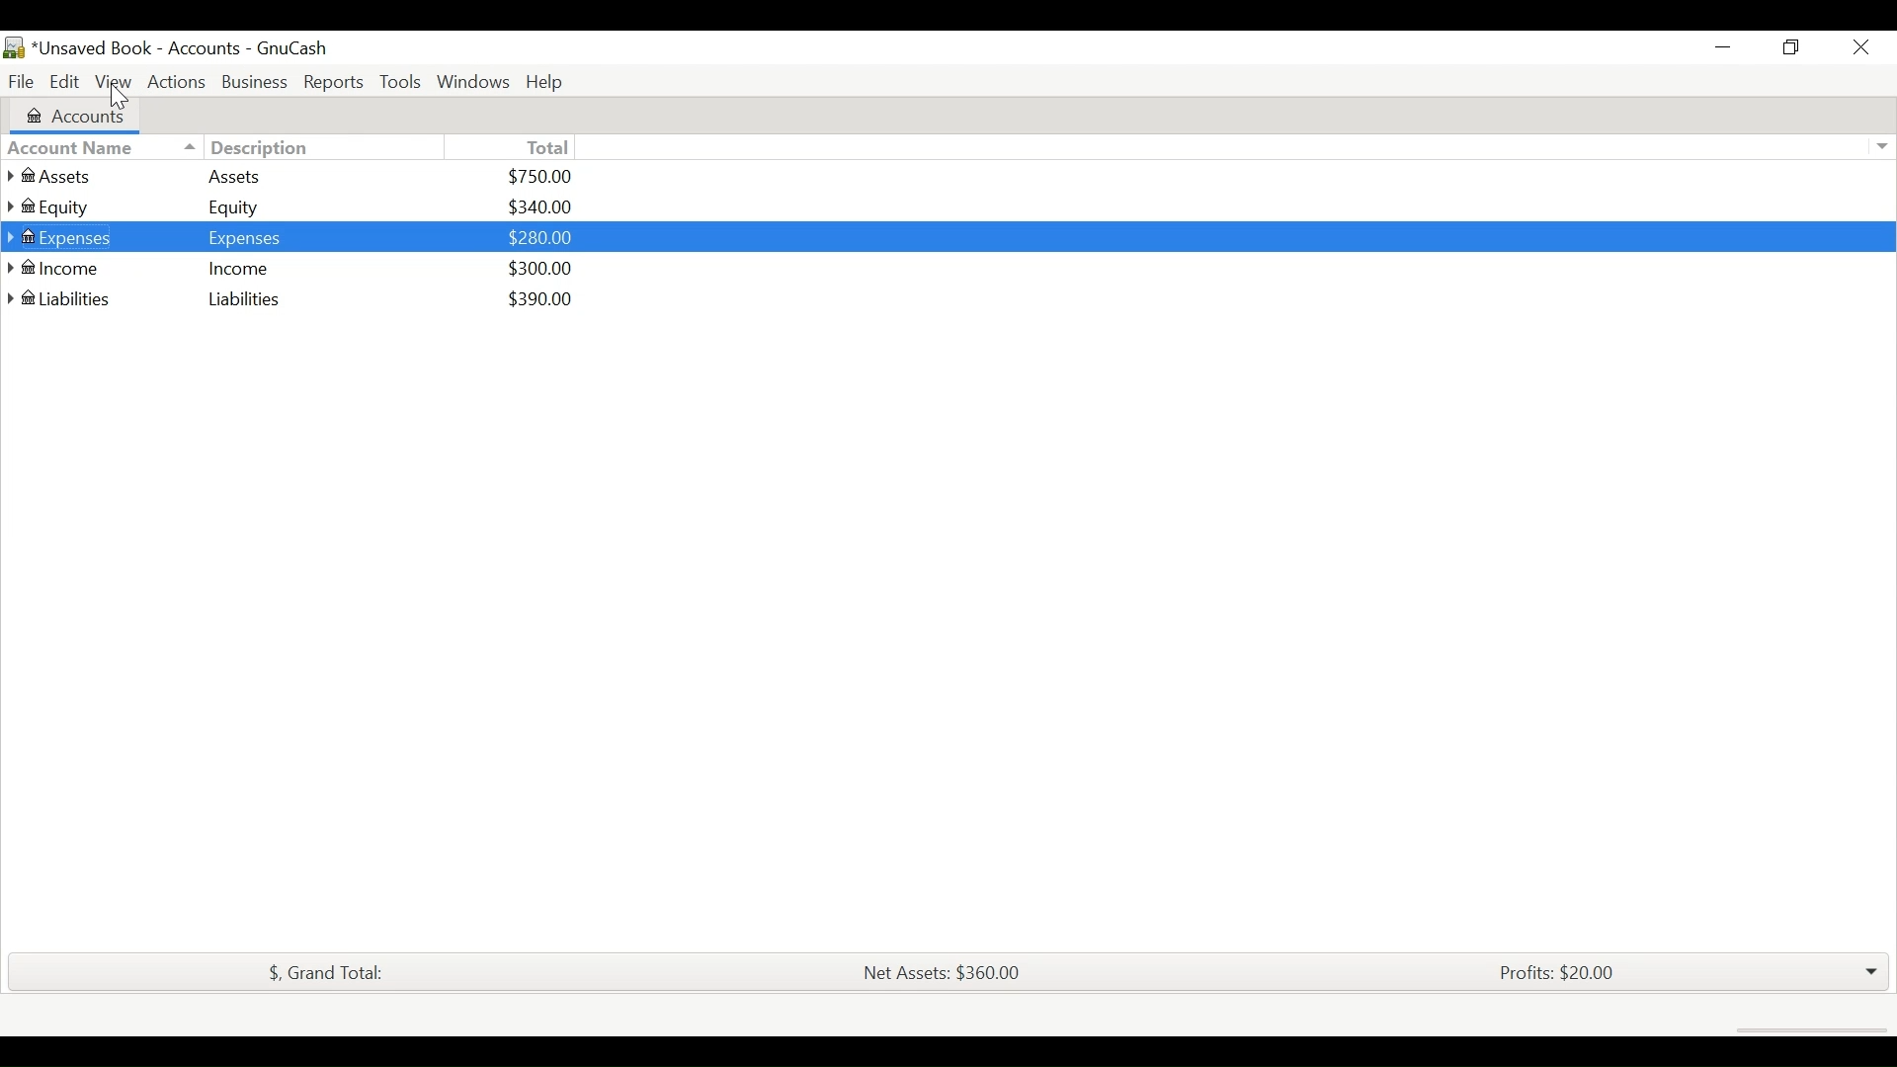 Image resolution: width=1897 pixels, height=1067 pixels. I want to click on Close, so click(1853, 51).